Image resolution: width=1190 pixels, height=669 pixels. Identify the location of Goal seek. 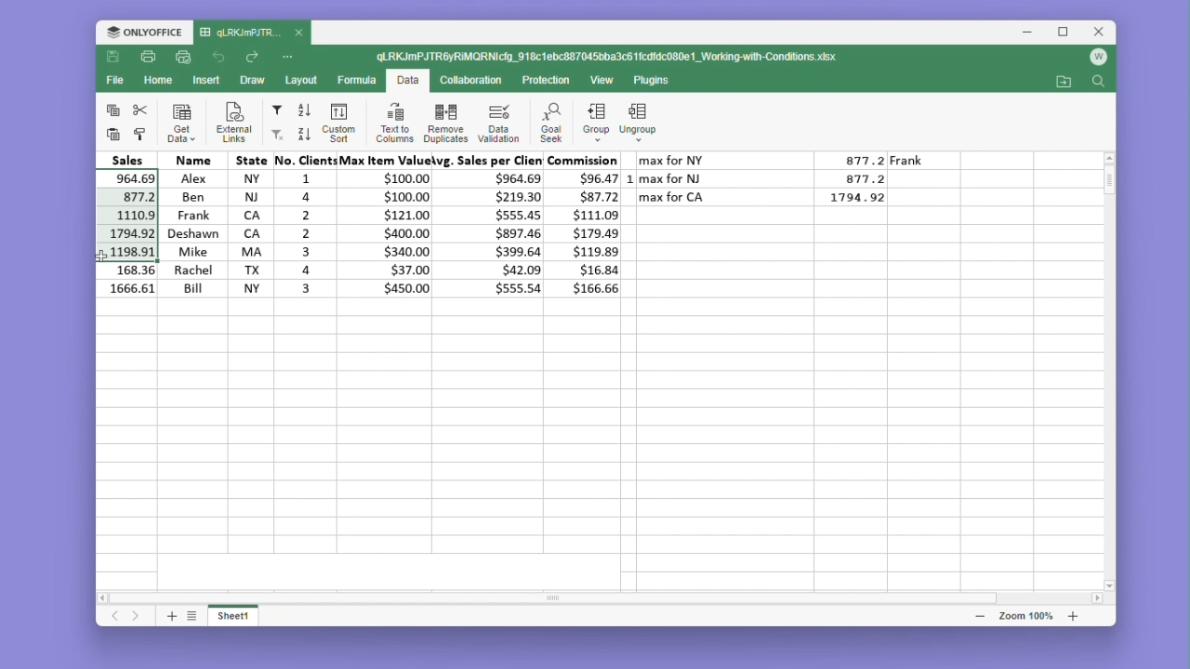
(549, 123).